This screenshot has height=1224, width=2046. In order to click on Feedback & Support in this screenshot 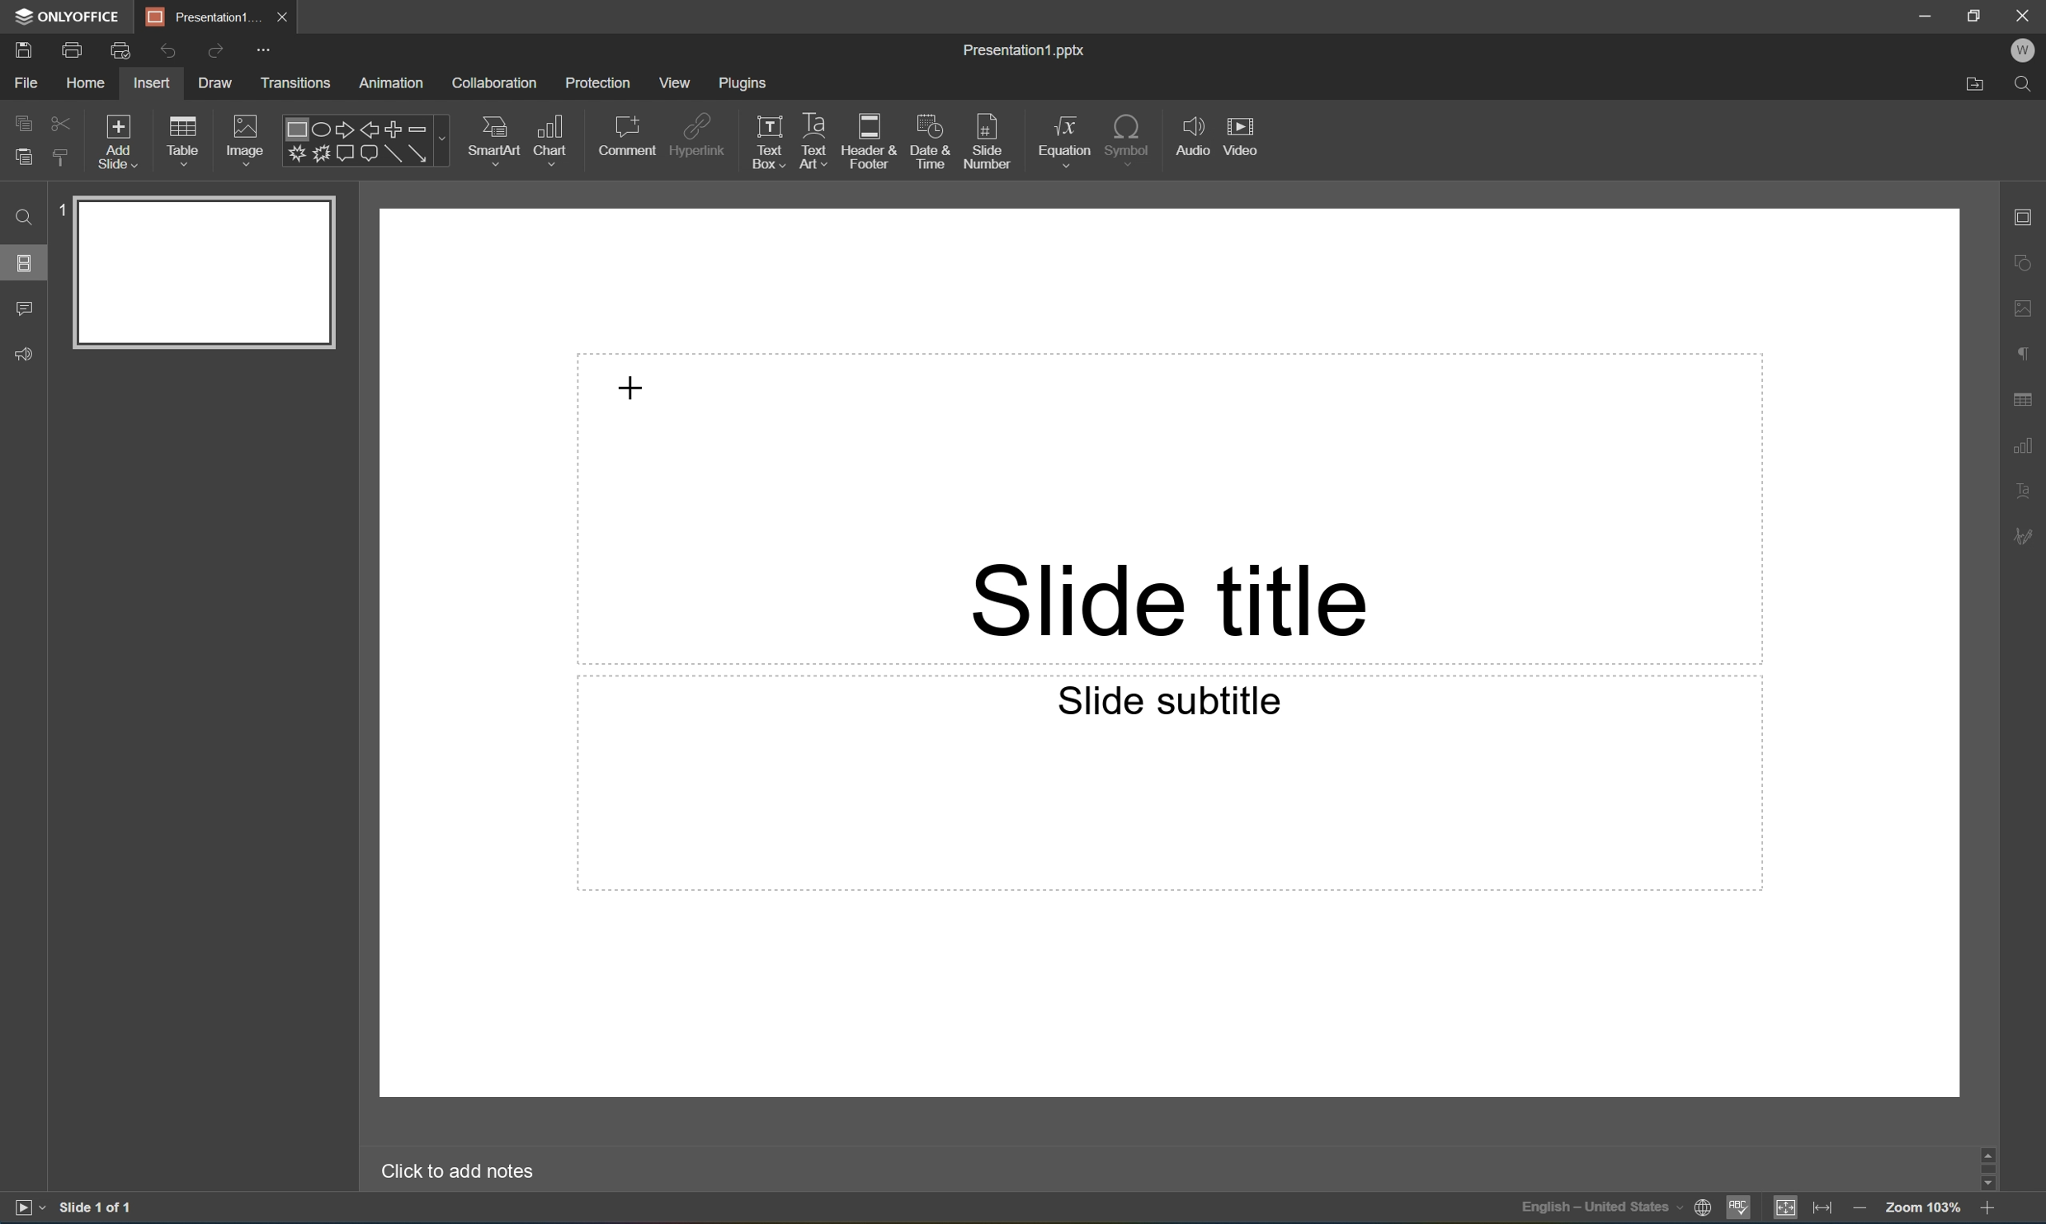, I will do `click(26, 355)`.